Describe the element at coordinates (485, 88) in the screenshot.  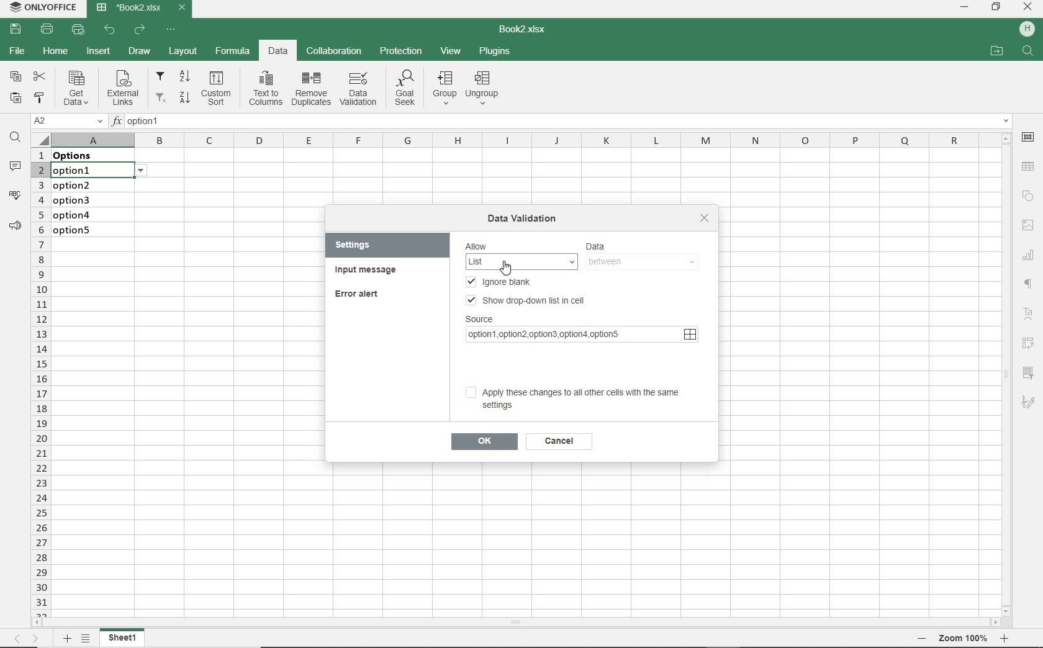
I see `Ungroup` at that location.